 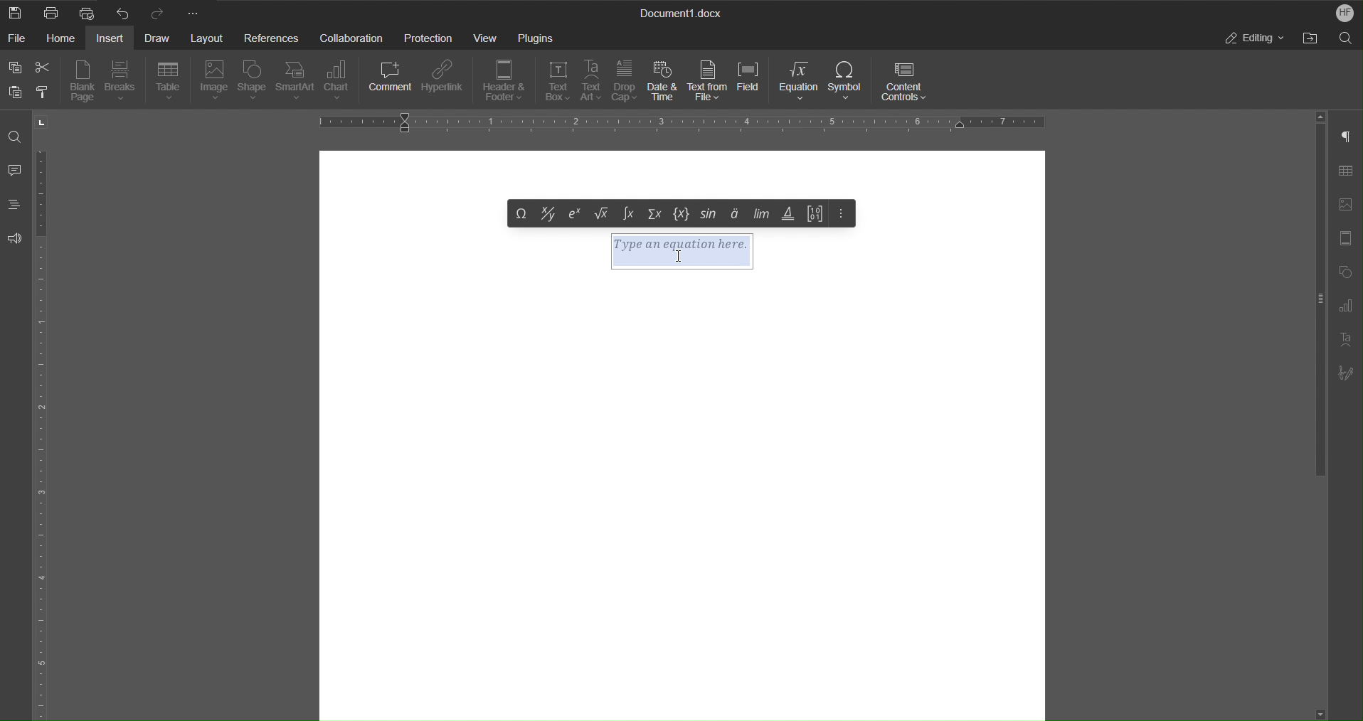 What do you see at coordinates (592, 82) in the screenshot?
I see `Text Art` at bounding box center [592, 82].